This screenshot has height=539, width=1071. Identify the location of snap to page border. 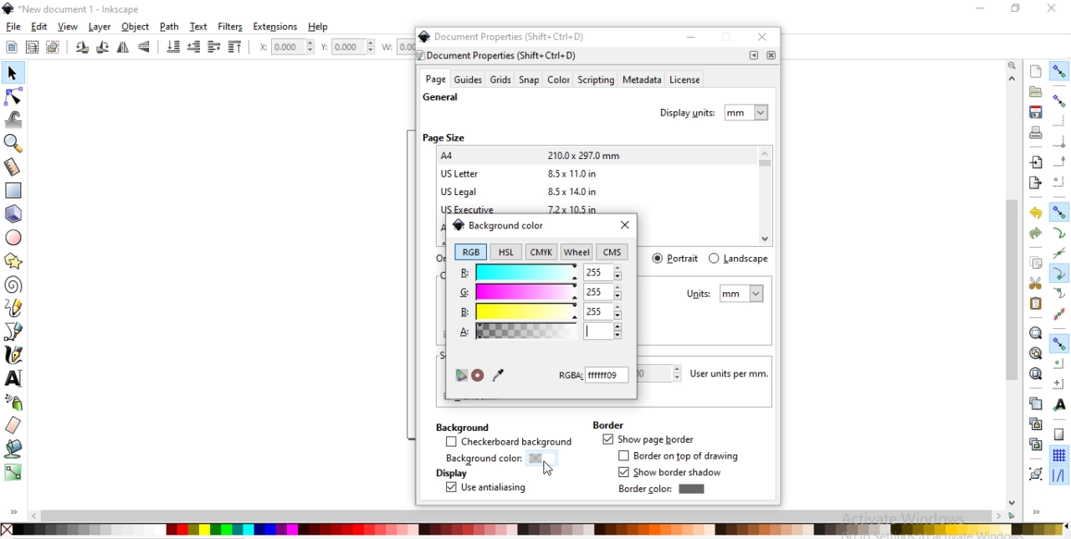
(1059, 435).